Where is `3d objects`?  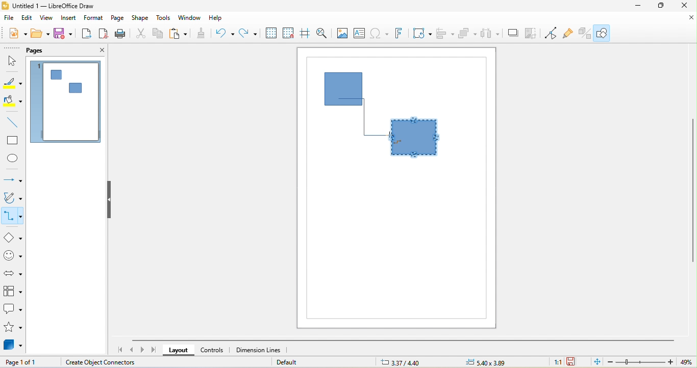
3d objects is located at coordinates (12, 345).